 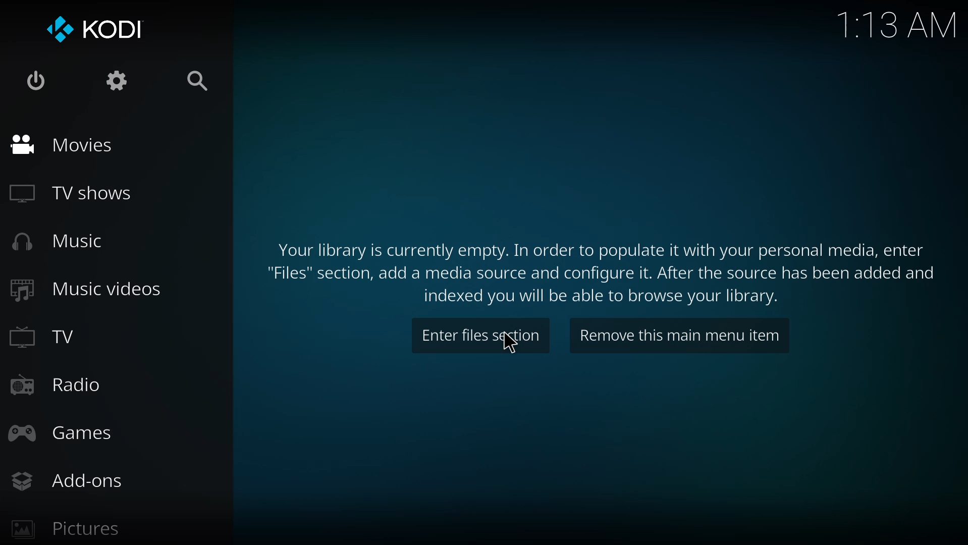 What do you see at coordinates (96, 30) in the screenshot?
I see `kodi` at bounding box center [96, 30].